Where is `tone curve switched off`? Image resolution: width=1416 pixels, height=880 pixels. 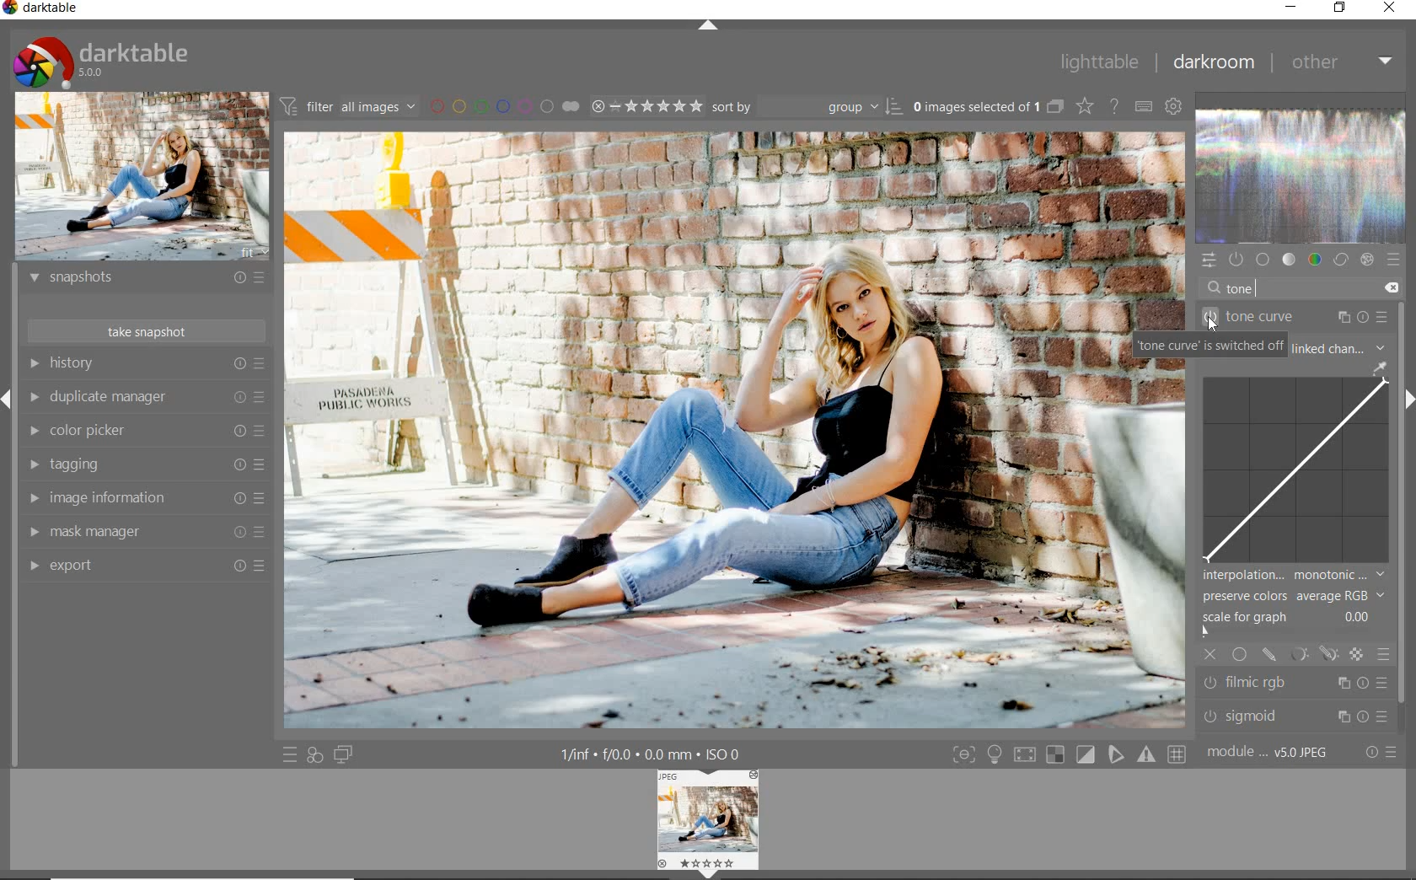
tone curve switched off is located at coordinates (1210, 349).